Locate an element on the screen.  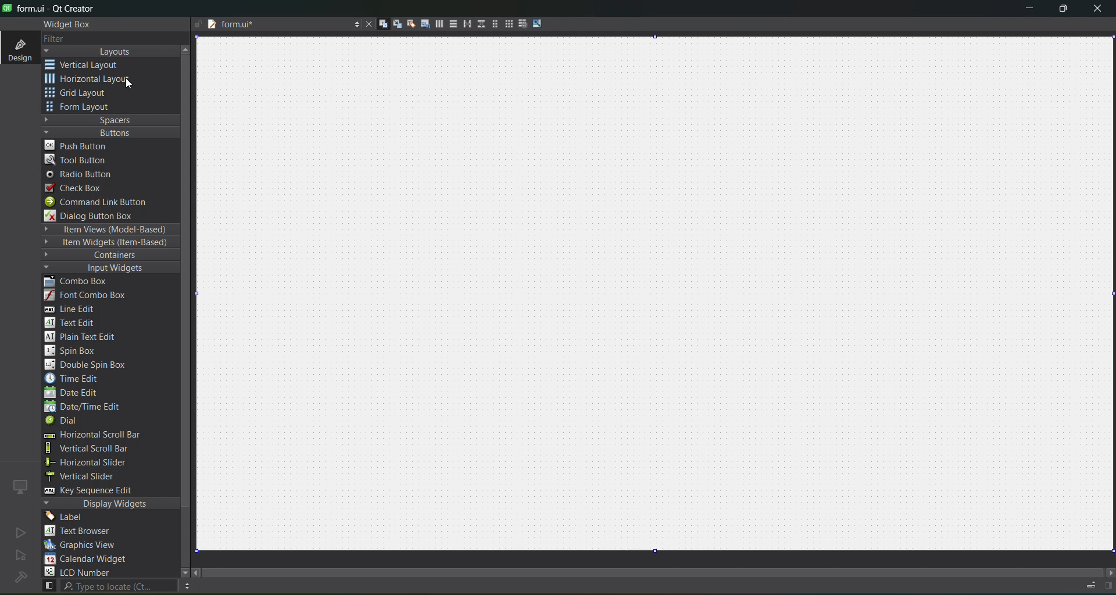
edit widgets is located at coordinates (378, 24).